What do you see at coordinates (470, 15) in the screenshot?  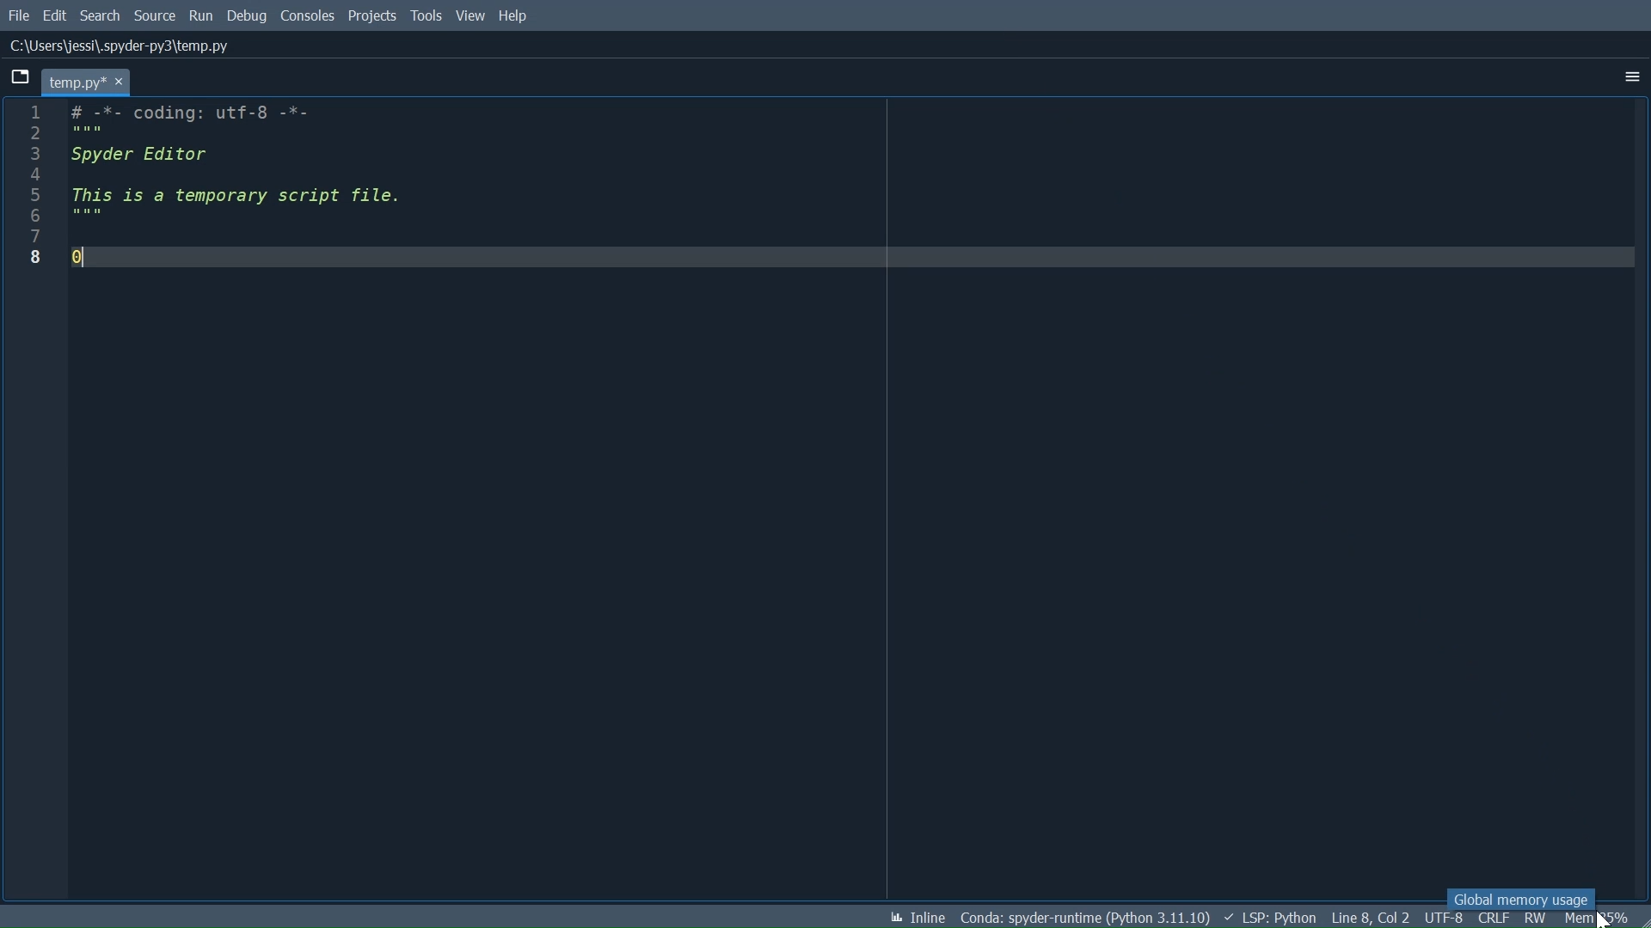 I see `View` at bounding box center [470, 15].